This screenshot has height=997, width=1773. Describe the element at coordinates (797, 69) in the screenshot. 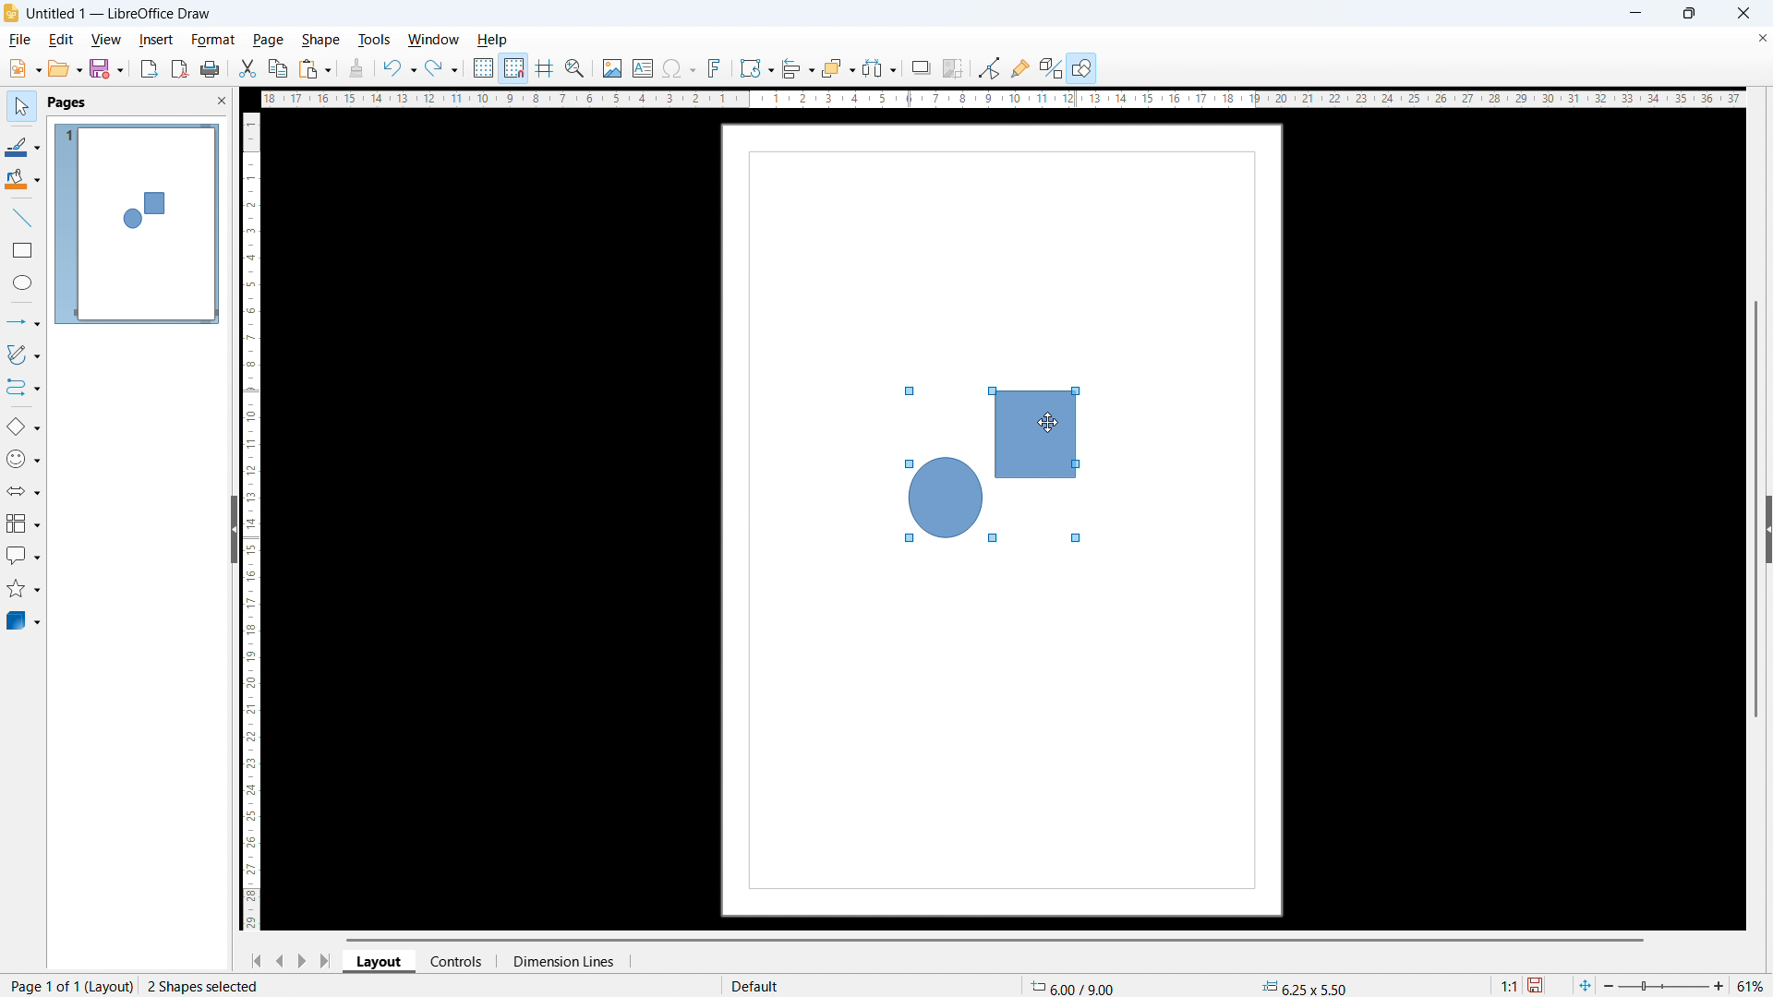

I see `align` at that location.